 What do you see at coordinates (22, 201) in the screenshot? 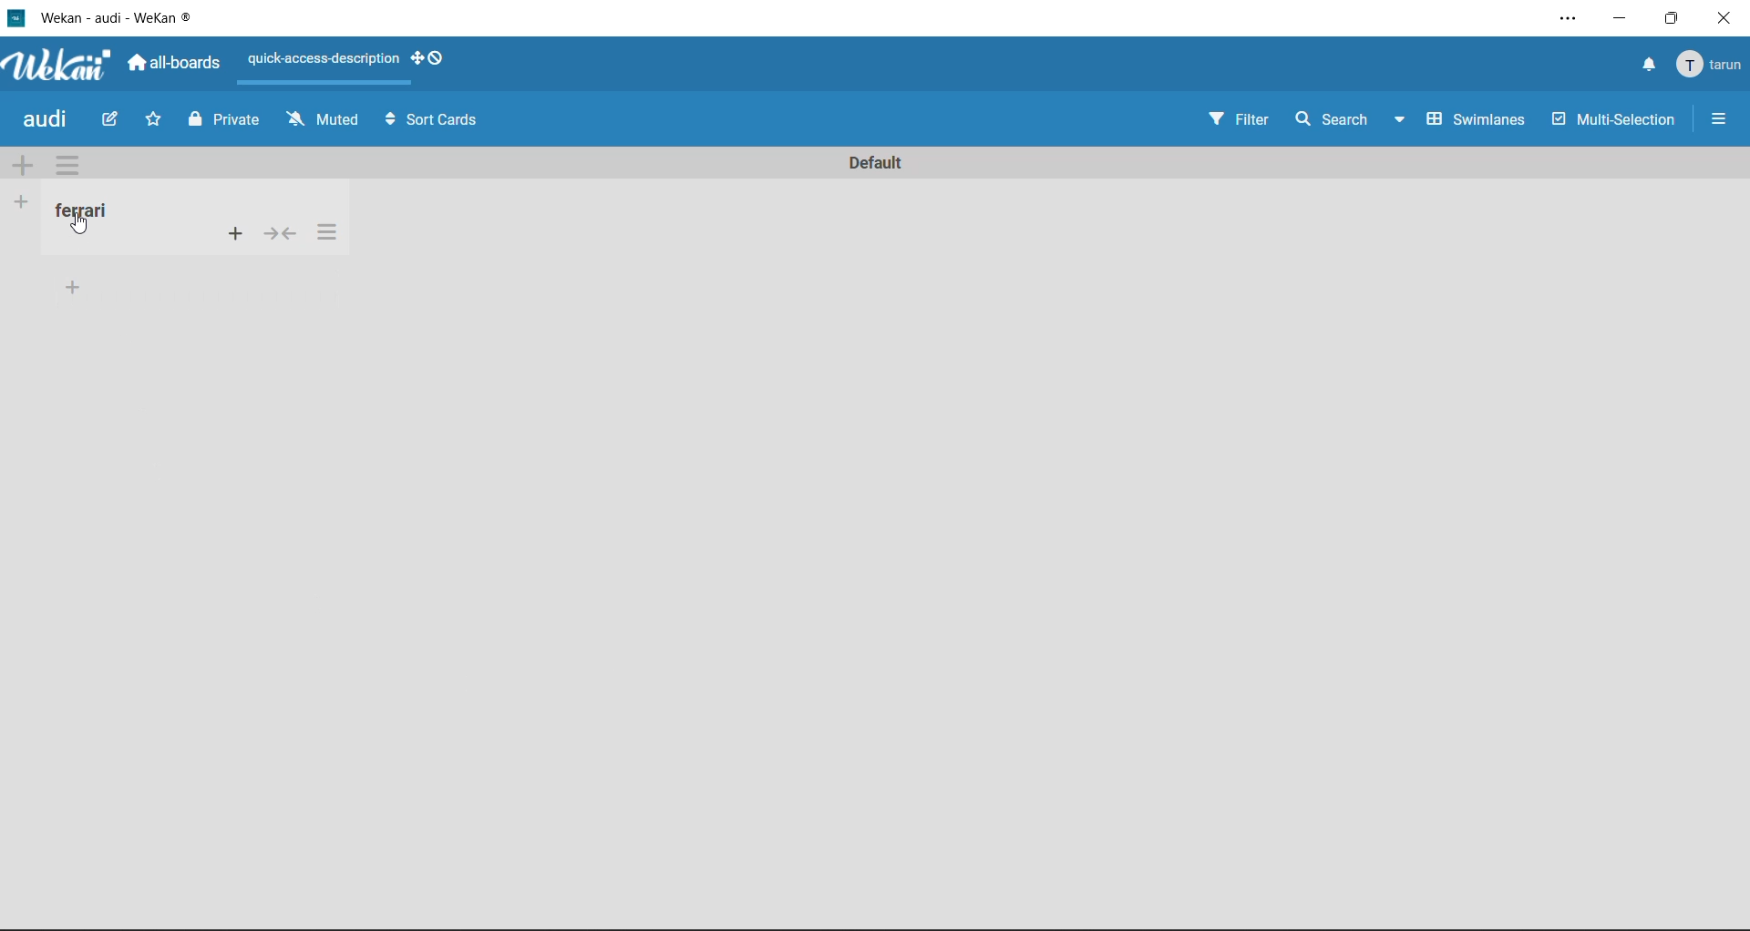
I see `add list` at bounding box center [22, 201].